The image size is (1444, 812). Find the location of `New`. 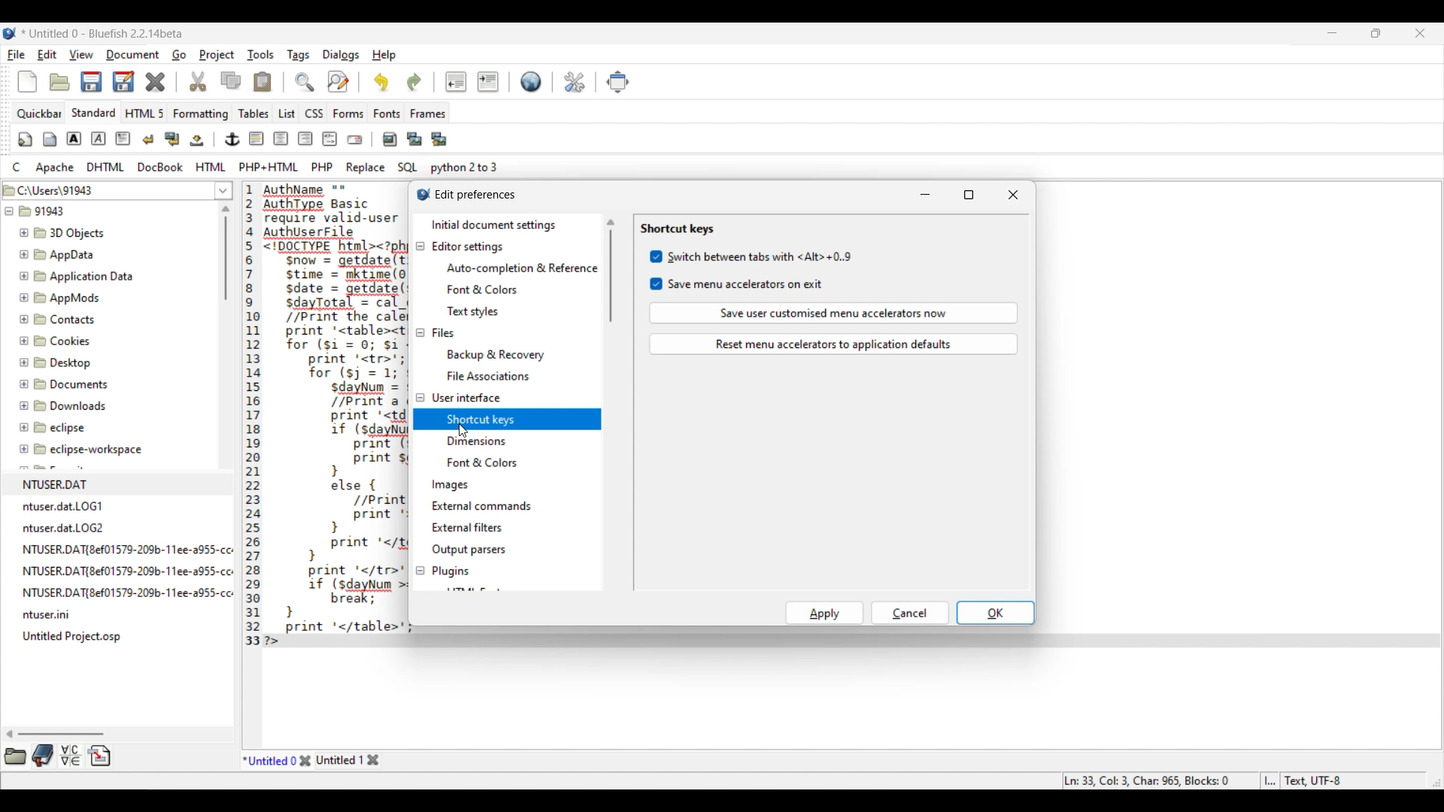

New is located at coordinates (28, 82).